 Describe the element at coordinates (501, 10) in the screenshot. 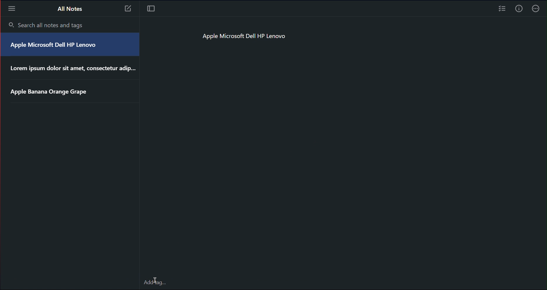

I see `Checklist` at that location.